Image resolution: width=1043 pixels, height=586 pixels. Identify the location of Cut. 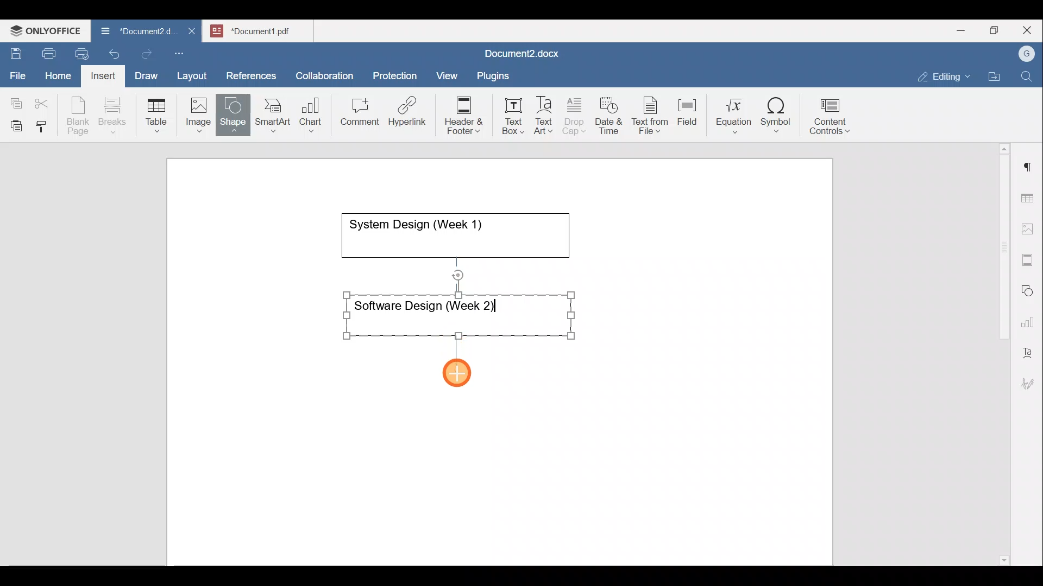
(46, 101).